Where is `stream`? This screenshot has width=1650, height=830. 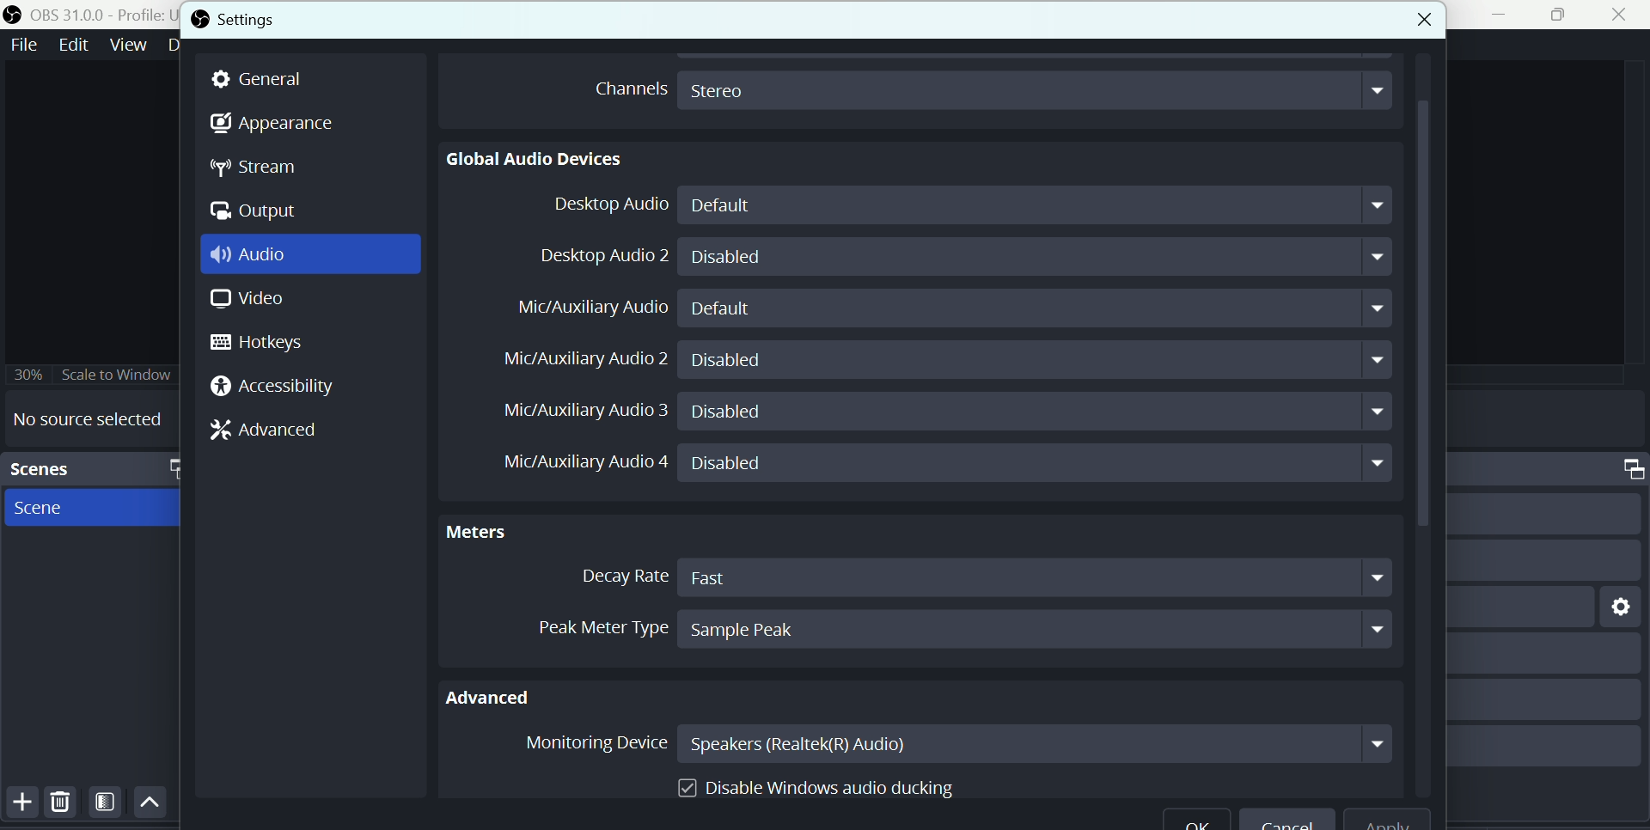
stream is located at coordinates (261, 169).